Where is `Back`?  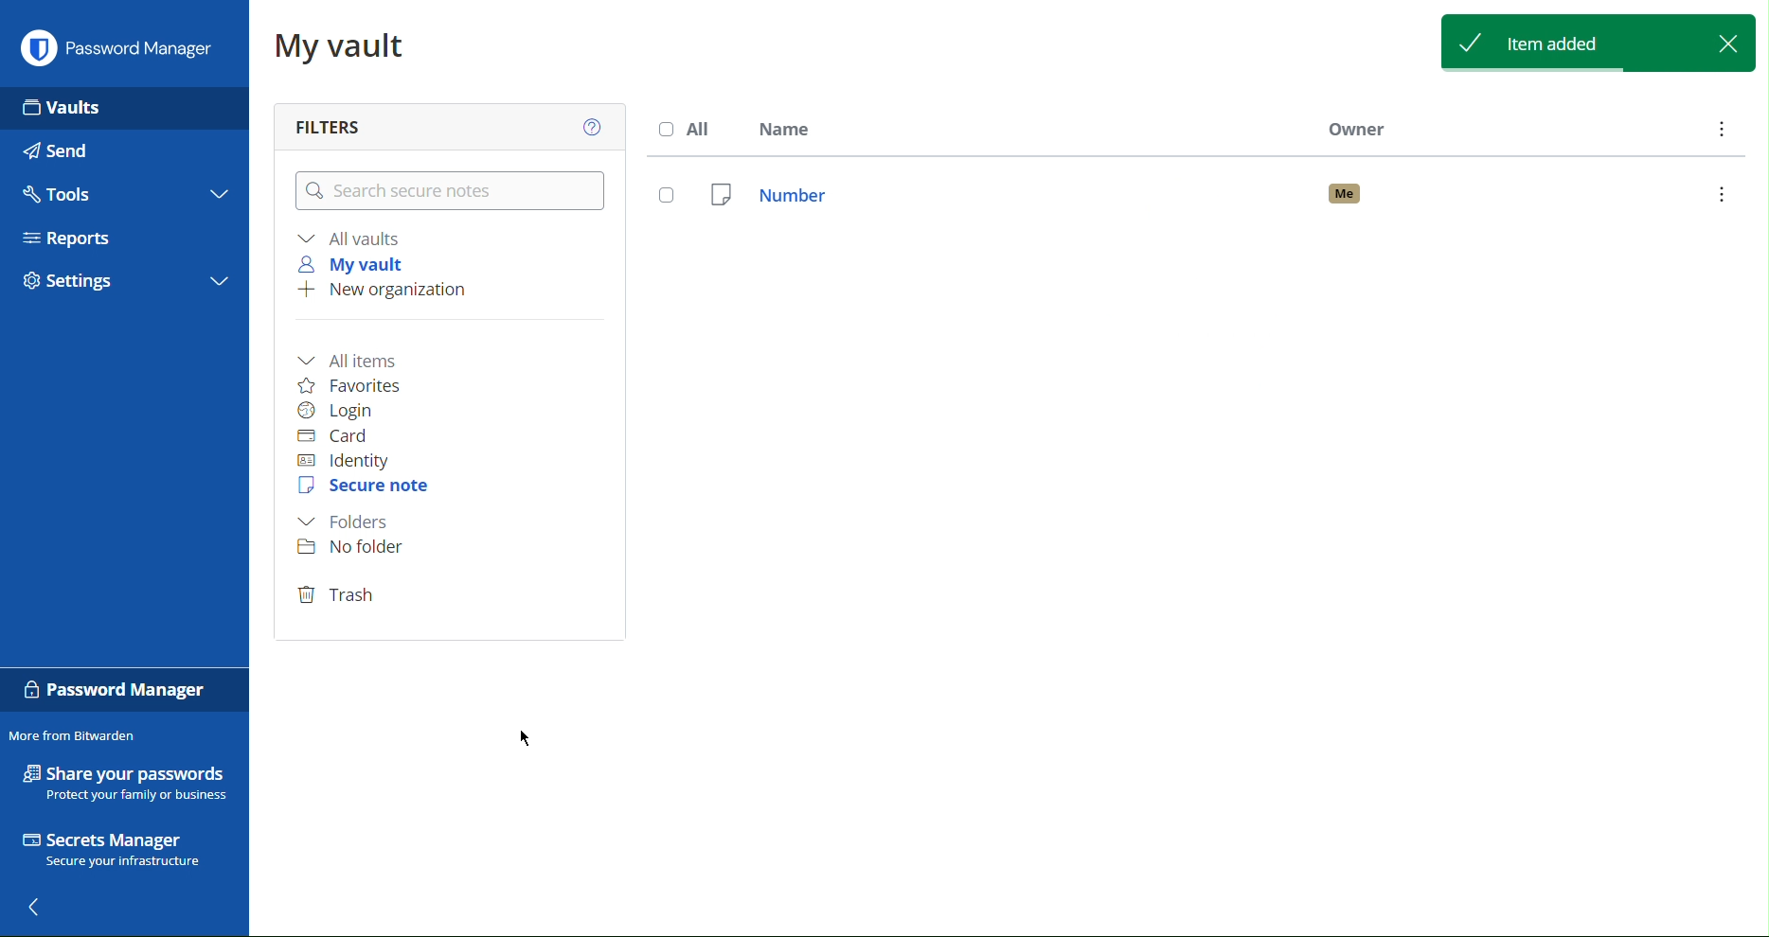
Back is located at coordinates (41, 910).